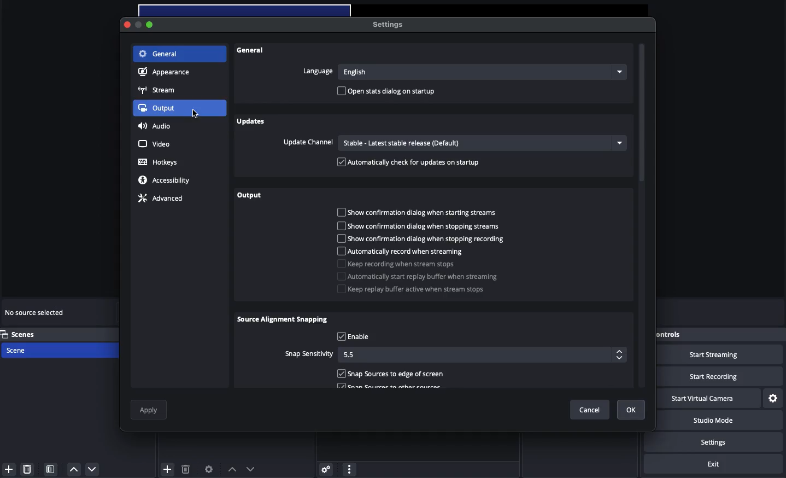 The image size is (786, 478). Describe the element at coordinates (410, 290) in the screenshot. I see `Keep replay buffer` at that location.